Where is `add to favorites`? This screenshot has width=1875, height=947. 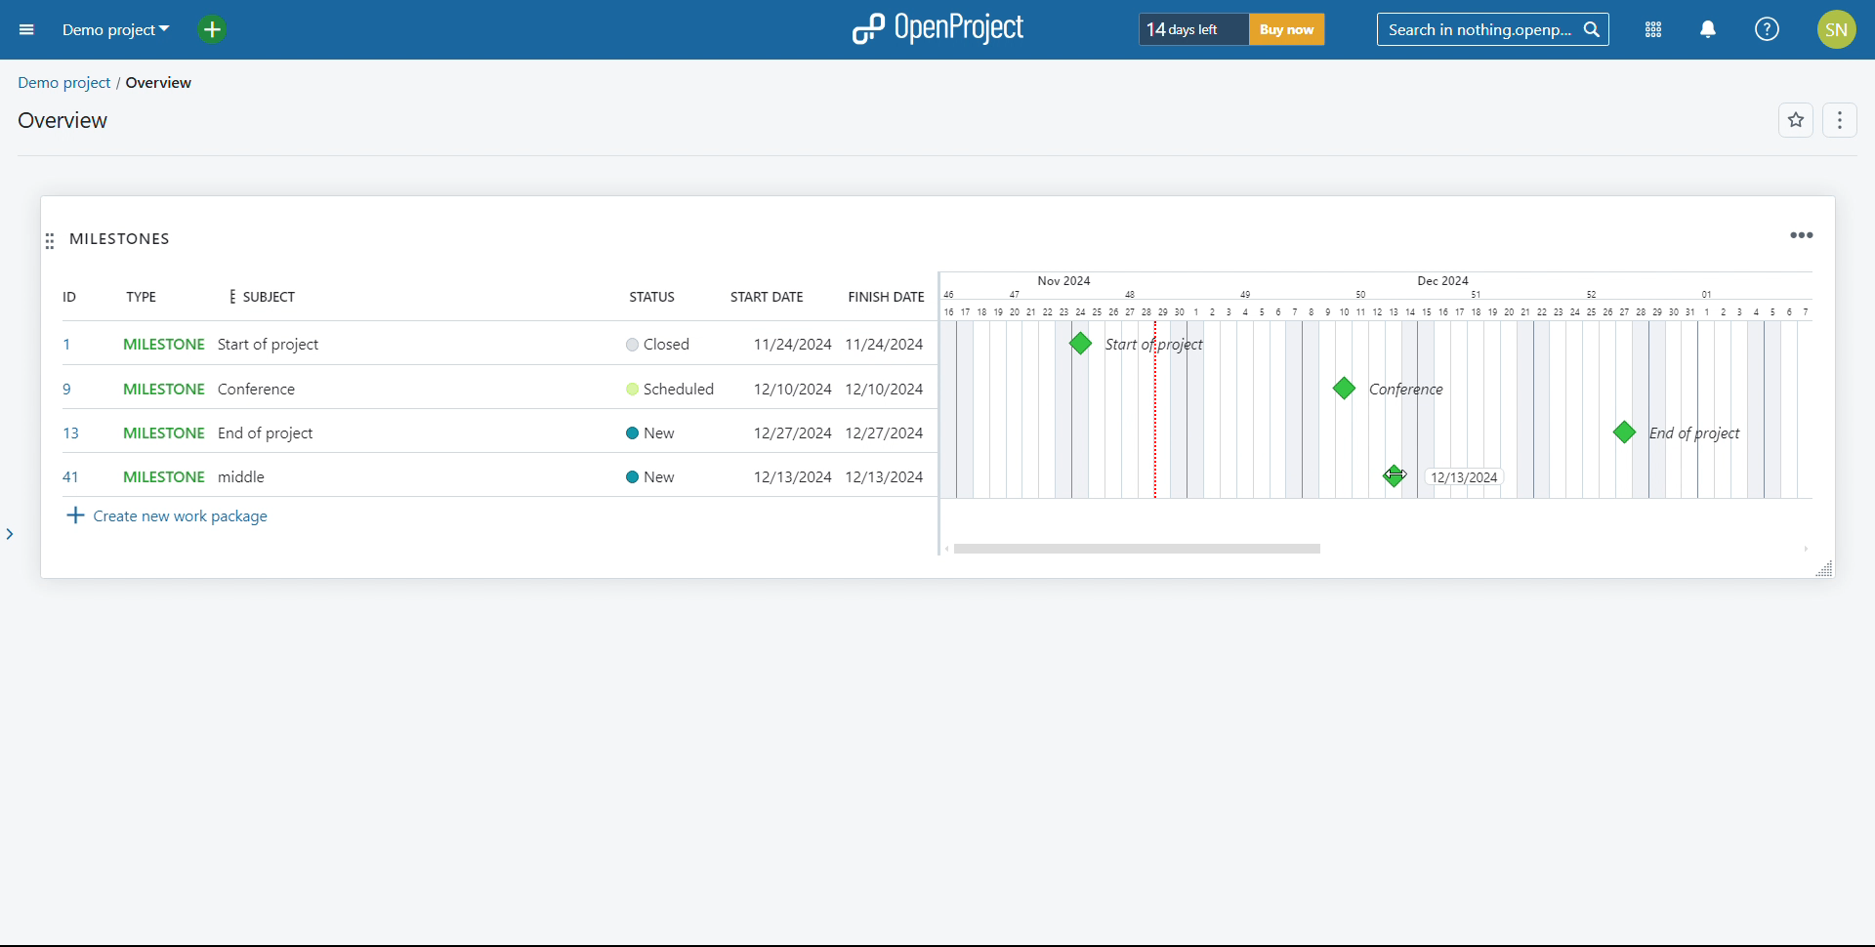
add to favorites is located at coordinates (1796, 120).